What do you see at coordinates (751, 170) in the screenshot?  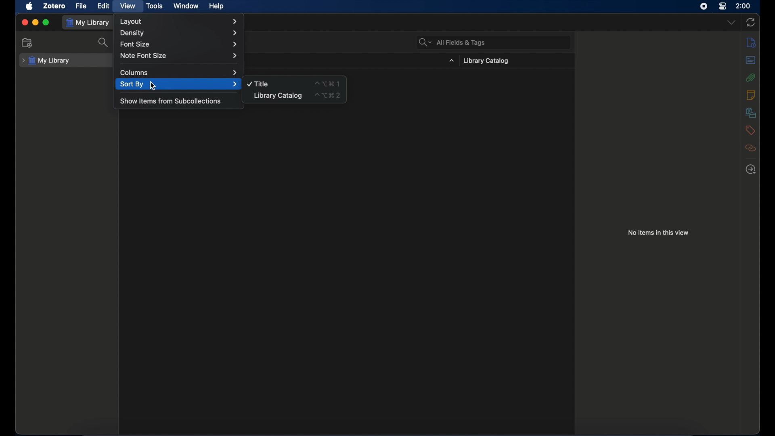 I see `locate` at bounding box center [751, 170].